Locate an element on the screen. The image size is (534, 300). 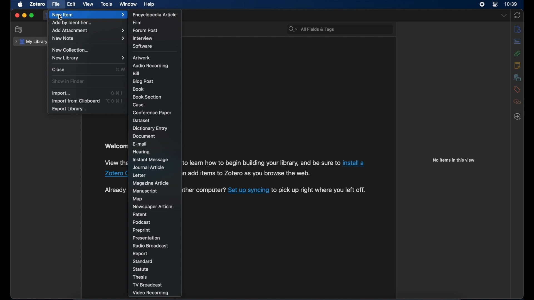
bill is located at coordinates (137, 73).